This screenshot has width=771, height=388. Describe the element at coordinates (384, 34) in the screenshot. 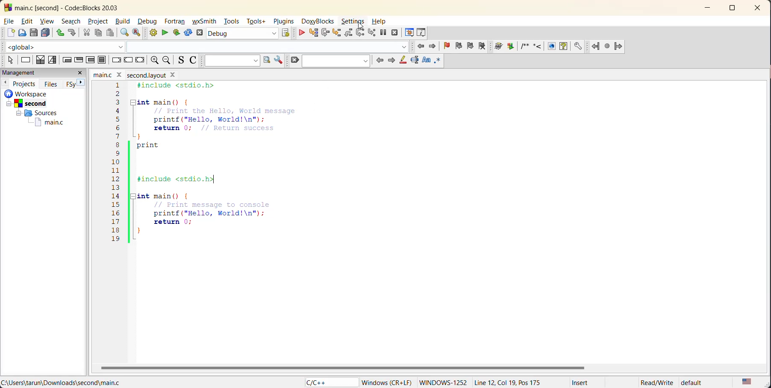

I see `break debugger` at that location.